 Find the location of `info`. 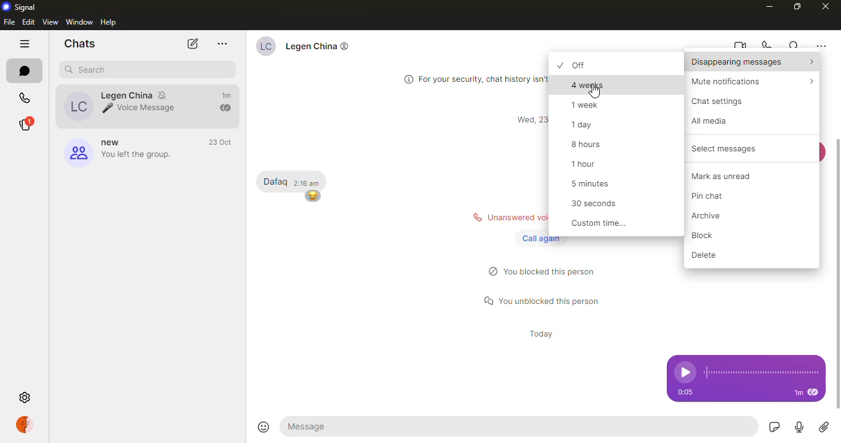

info is located at coordinates (471, 78).